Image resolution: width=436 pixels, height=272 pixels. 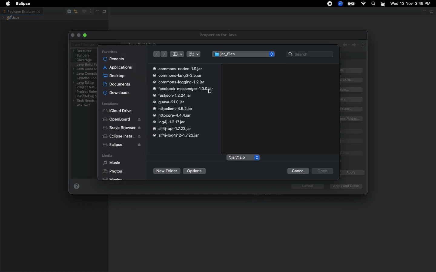 I want to click on Properties for java, so click(x=219, y=35).